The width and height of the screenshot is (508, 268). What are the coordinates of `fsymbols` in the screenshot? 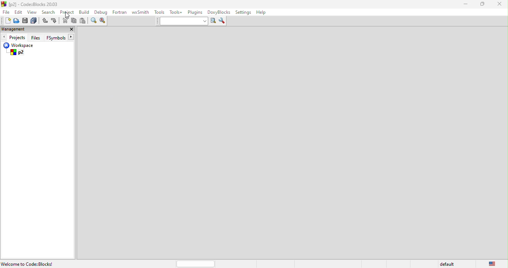 It's located at (62, 37).